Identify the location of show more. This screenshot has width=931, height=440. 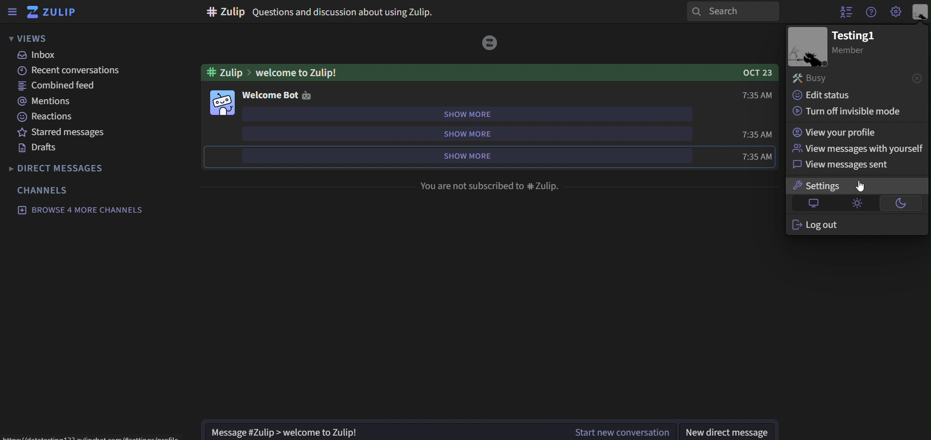
(466, 115).